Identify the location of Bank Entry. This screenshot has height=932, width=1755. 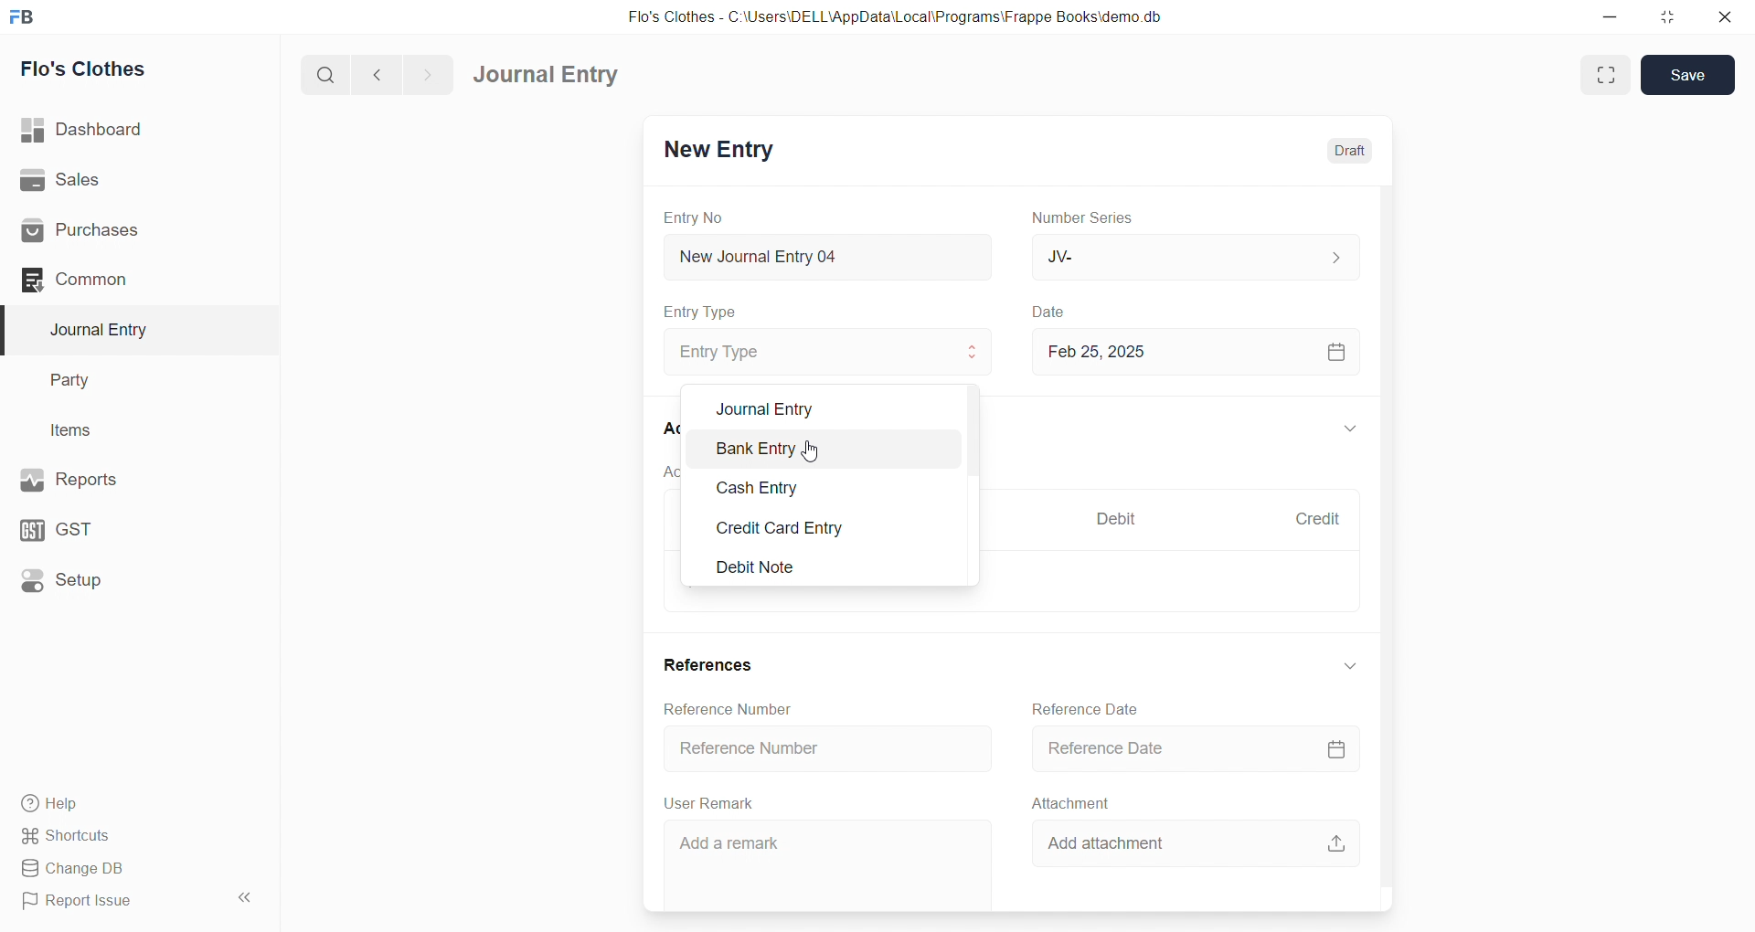
(818, 452).